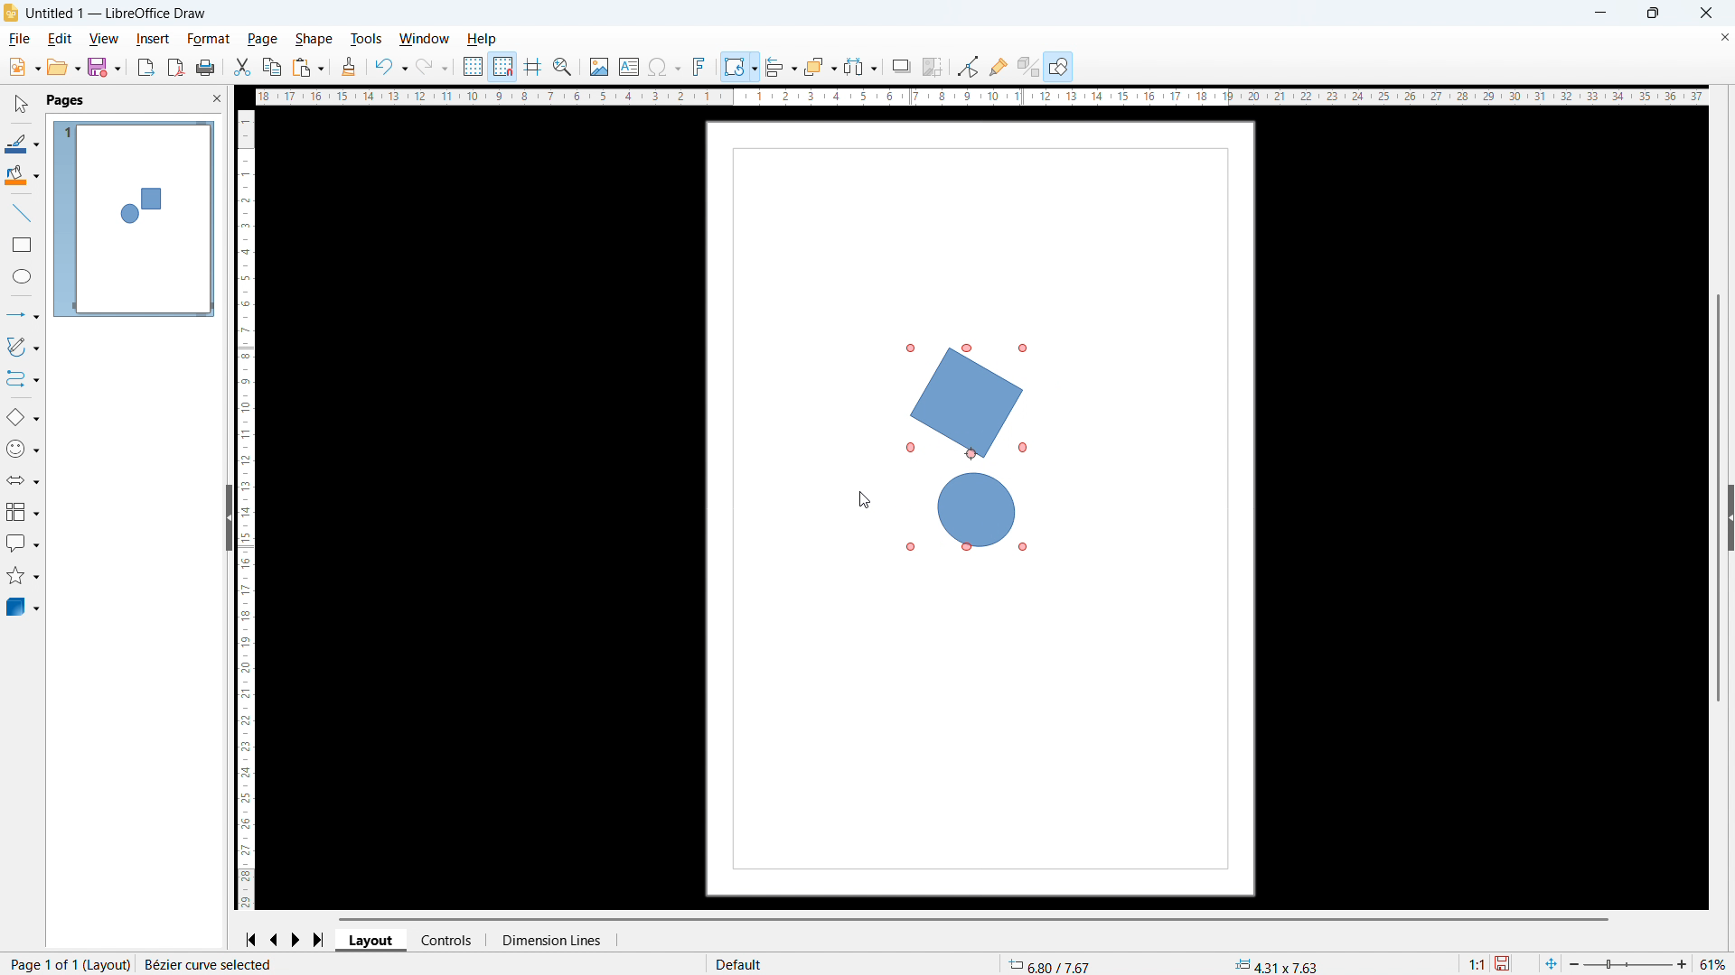 This screenshot has width=1735, height=975. Describe the element at coordinates (298, 940) in the screenshot. I see `Next page ` at that location.